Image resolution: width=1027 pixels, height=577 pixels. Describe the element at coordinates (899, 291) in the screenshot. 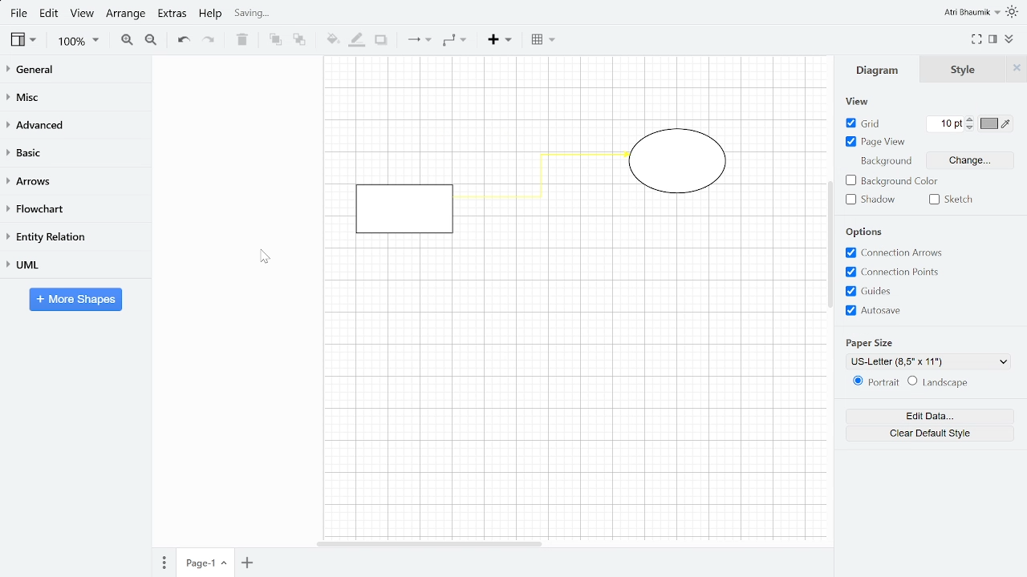

I see `Guides` at that location.